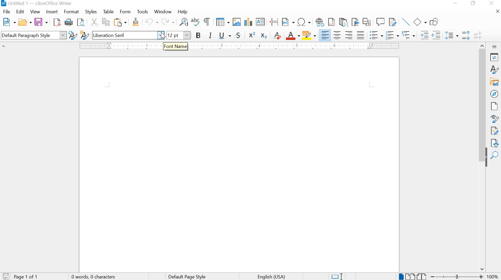 The image size is (501, 280). What do you see at coordinates (413, 276) in the screenshot?
I see `PAGE VIEW` at bounding box center [413, 276].